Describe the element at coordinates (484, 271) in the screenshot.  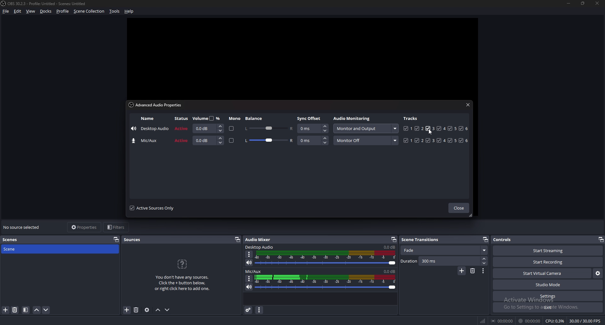
I see `options` at that location.